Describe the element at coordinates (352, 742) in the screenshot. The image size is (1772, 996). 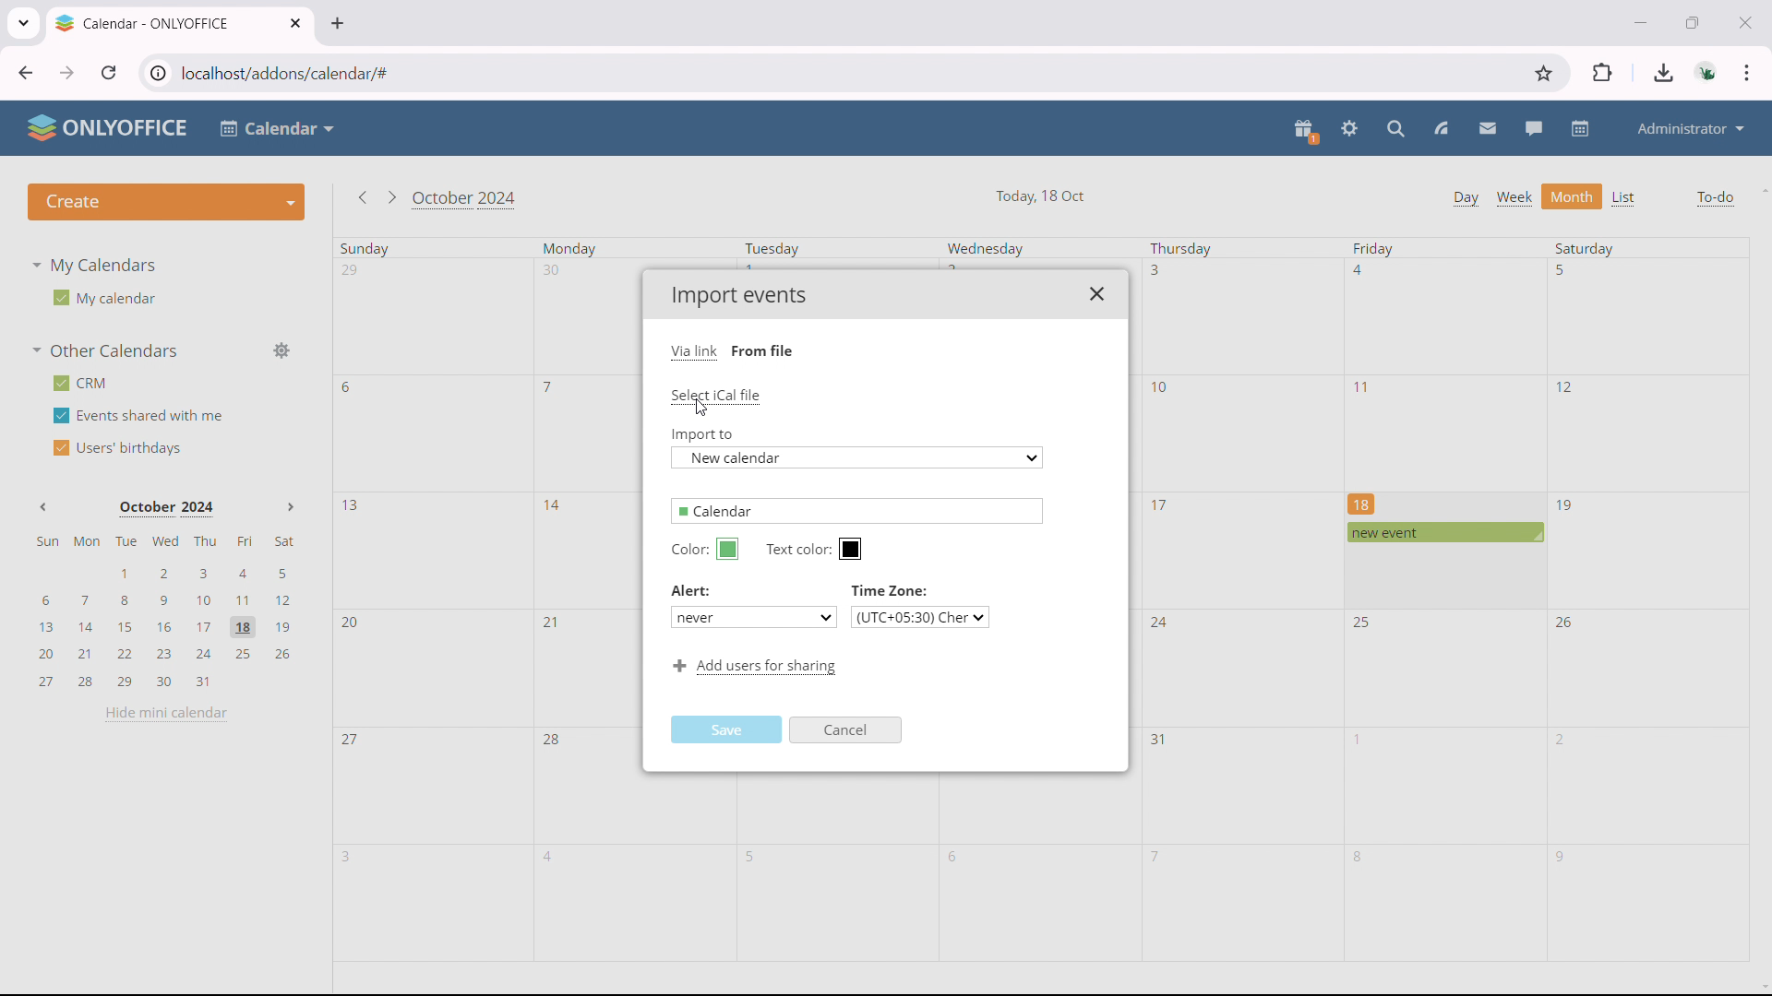
I see `27` at that location.